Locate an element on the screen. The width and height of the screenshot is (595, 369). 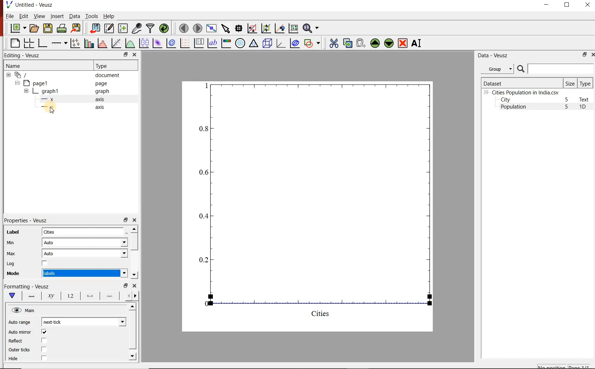
plot a vector field is located at coordinates (184, 43).